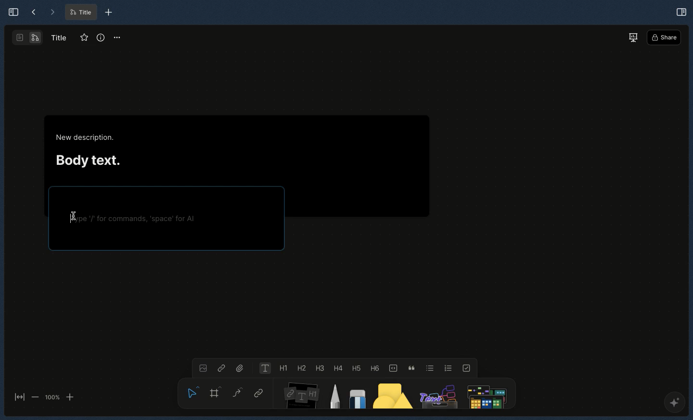 The width and height of the screenshot is (693, 420). Describe the element at coordinates (468, 368) in the screenshot. I see `To-do list` at that location.